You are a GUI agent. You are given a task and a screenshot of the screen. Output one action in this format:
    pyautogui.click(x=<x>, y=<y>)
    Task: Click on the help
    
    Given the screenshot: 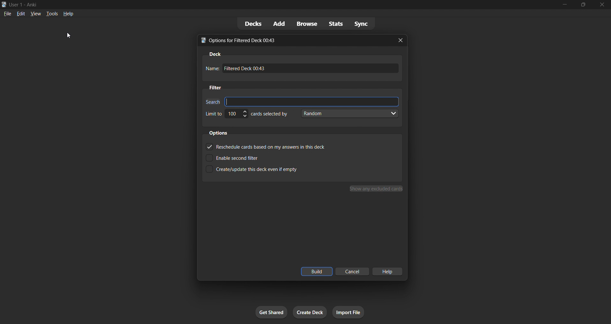 What is the action you would take?
    pyautogui.click(x=70, y=14)
    